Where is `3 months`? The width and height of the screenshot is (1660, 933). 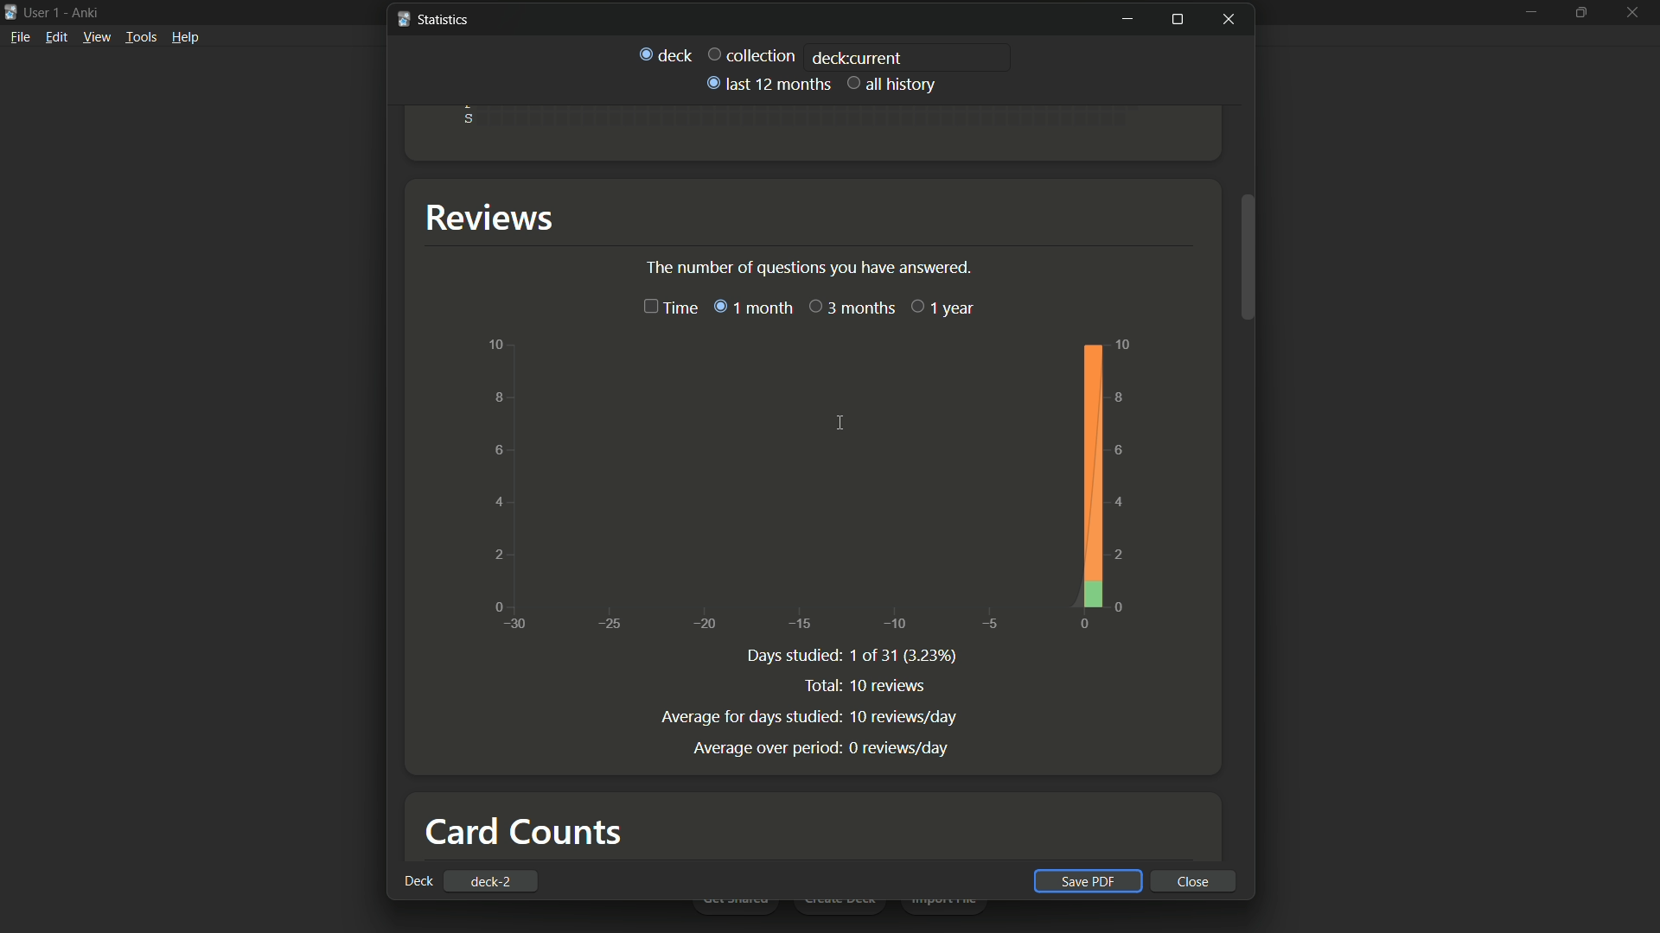
3 months is located at coordinates (852, 308).